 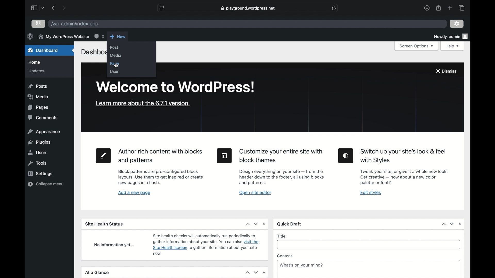 What do you see at coordinates (206, 244) in the screenshot?
I see `site health check information` at bounding box center [206, 244].